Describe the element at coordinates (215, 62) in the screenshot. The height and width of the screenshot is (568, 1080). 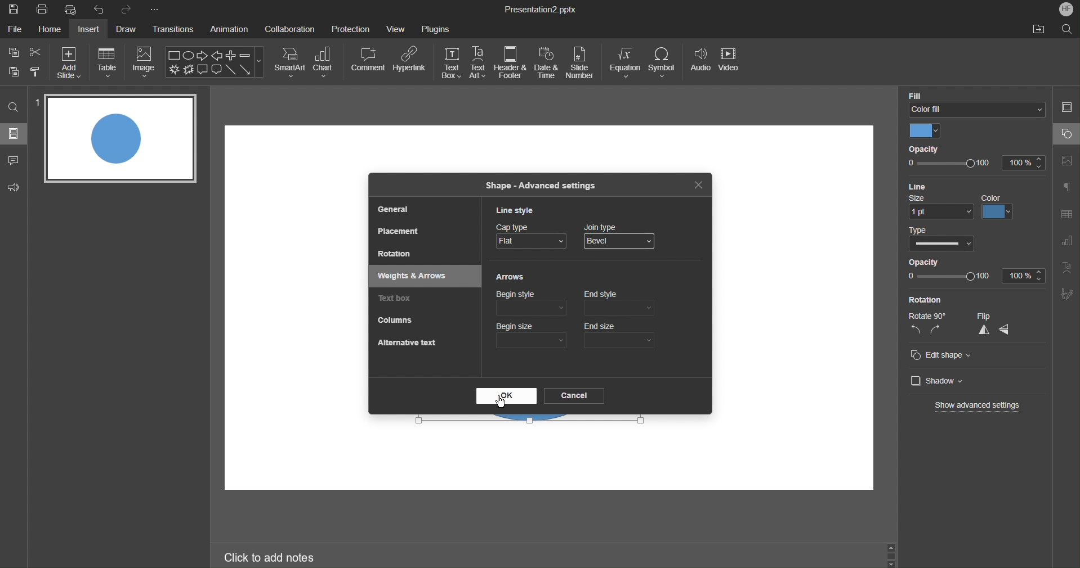
I see `Shape Menu` at that location.